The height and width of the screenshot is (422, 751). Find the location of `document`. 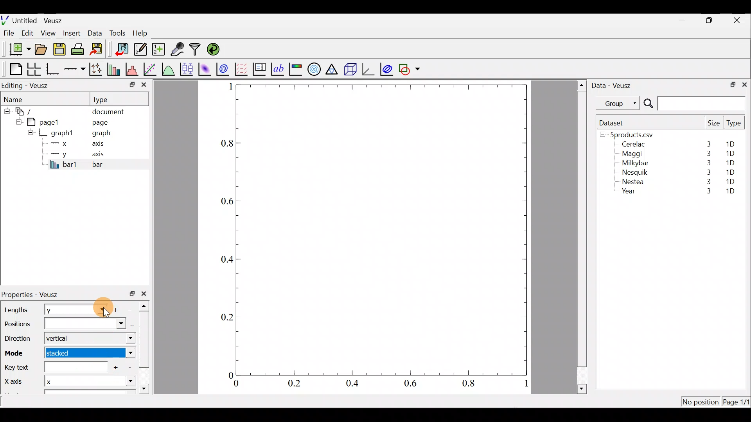

document is located at coordinates (108, 110).